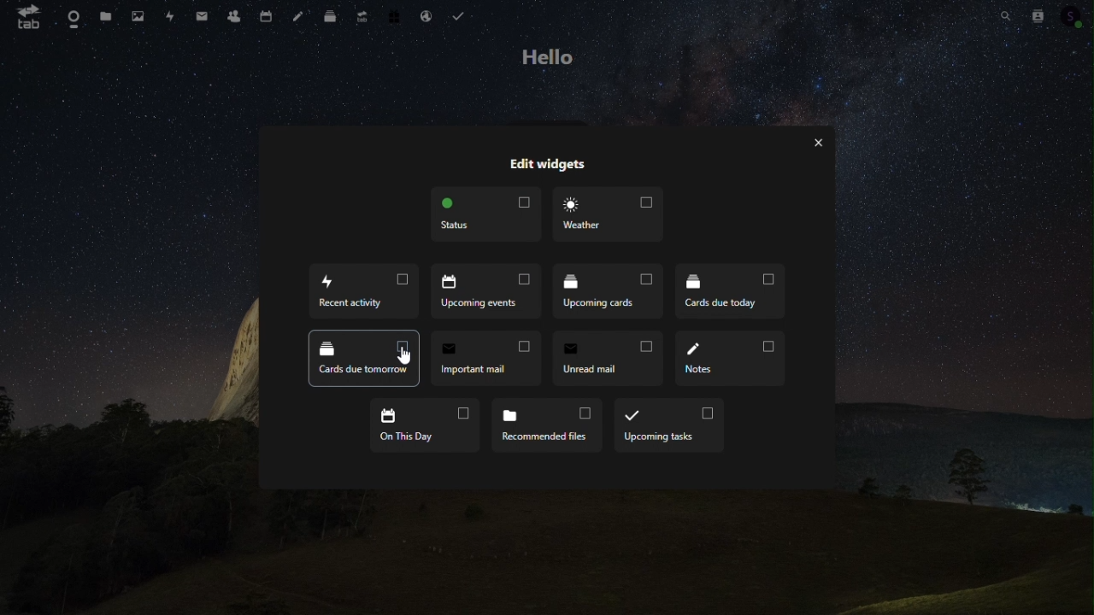 The width and height of the screenshot is (1094, 615). I want to click on Upcoming tasks, so click(669, 426).